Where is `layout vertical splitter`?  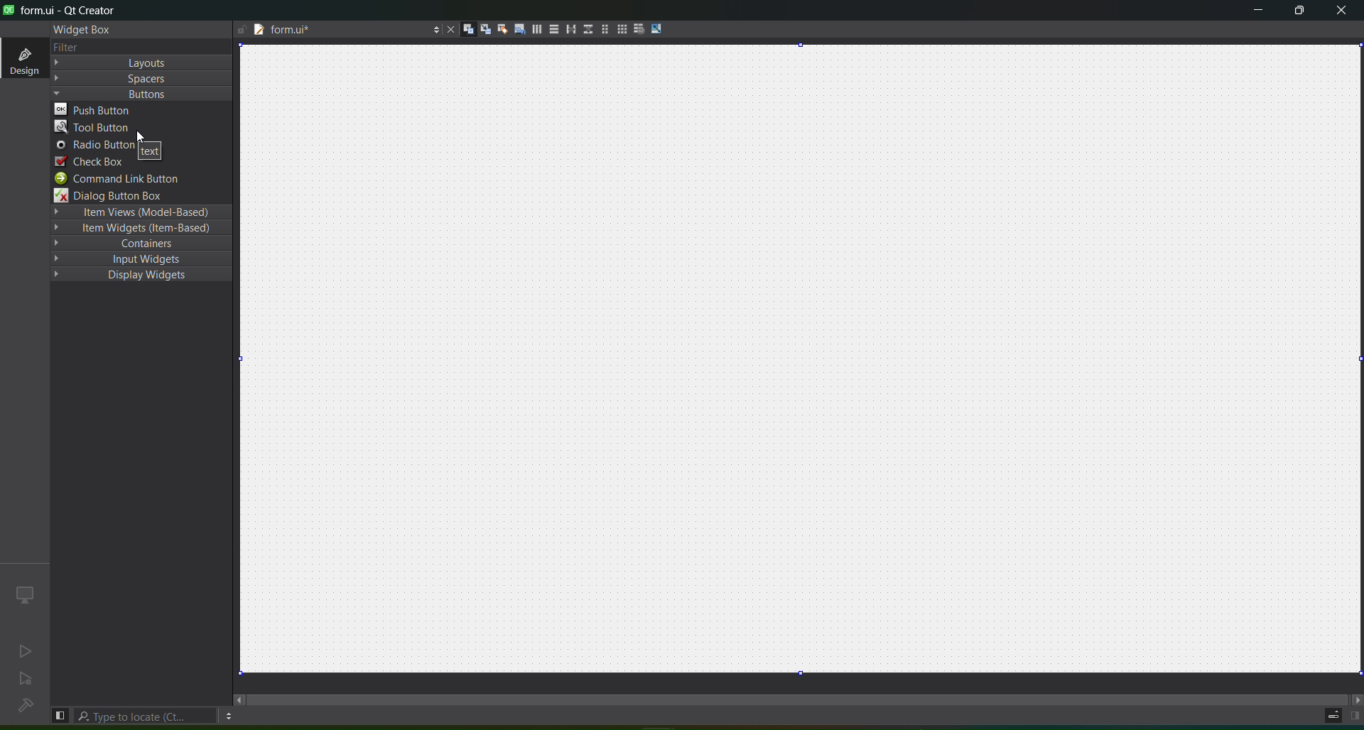
layout vertical splitter is located at coordinates (586, 30).